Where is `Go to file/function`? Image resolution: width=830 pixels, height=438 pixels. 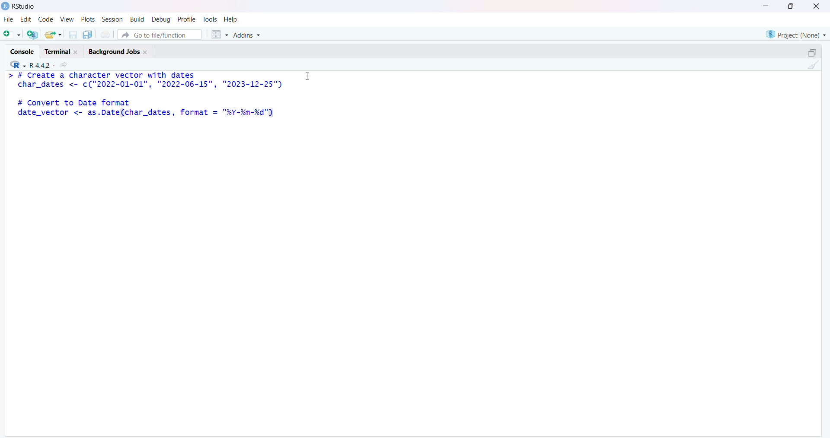
Go to file/function is located at coordinates (162, 34).